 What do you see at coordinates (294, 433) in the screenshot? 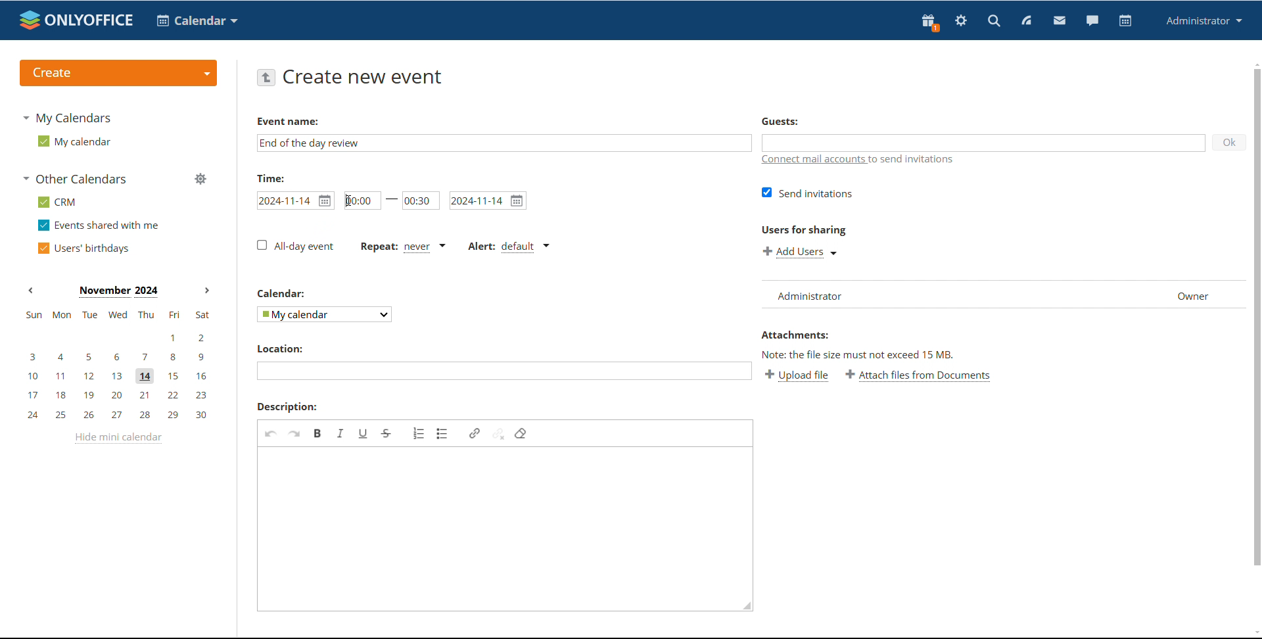
I see `redo` at bounding box center [294, 433].